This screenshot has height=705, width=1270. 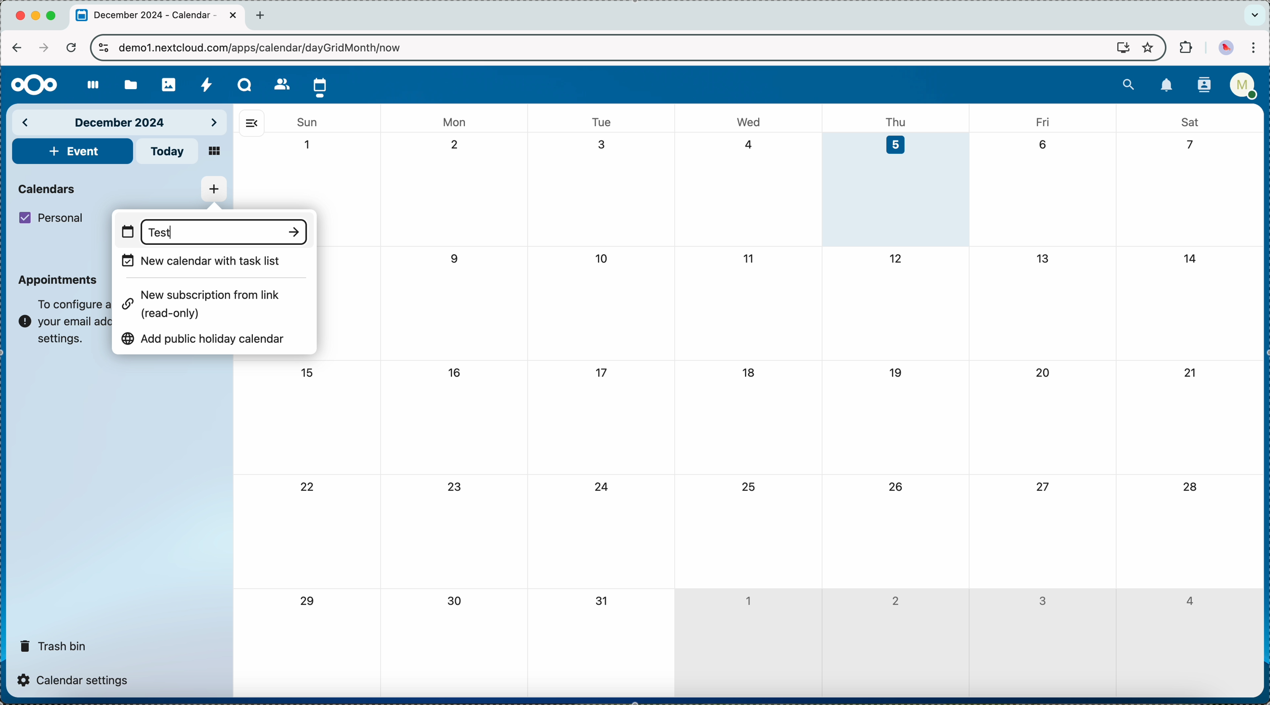 What do you see at coordinates (71, 47) in the screenshot?
I see `refresh the page` at bounding box center [71, 47].